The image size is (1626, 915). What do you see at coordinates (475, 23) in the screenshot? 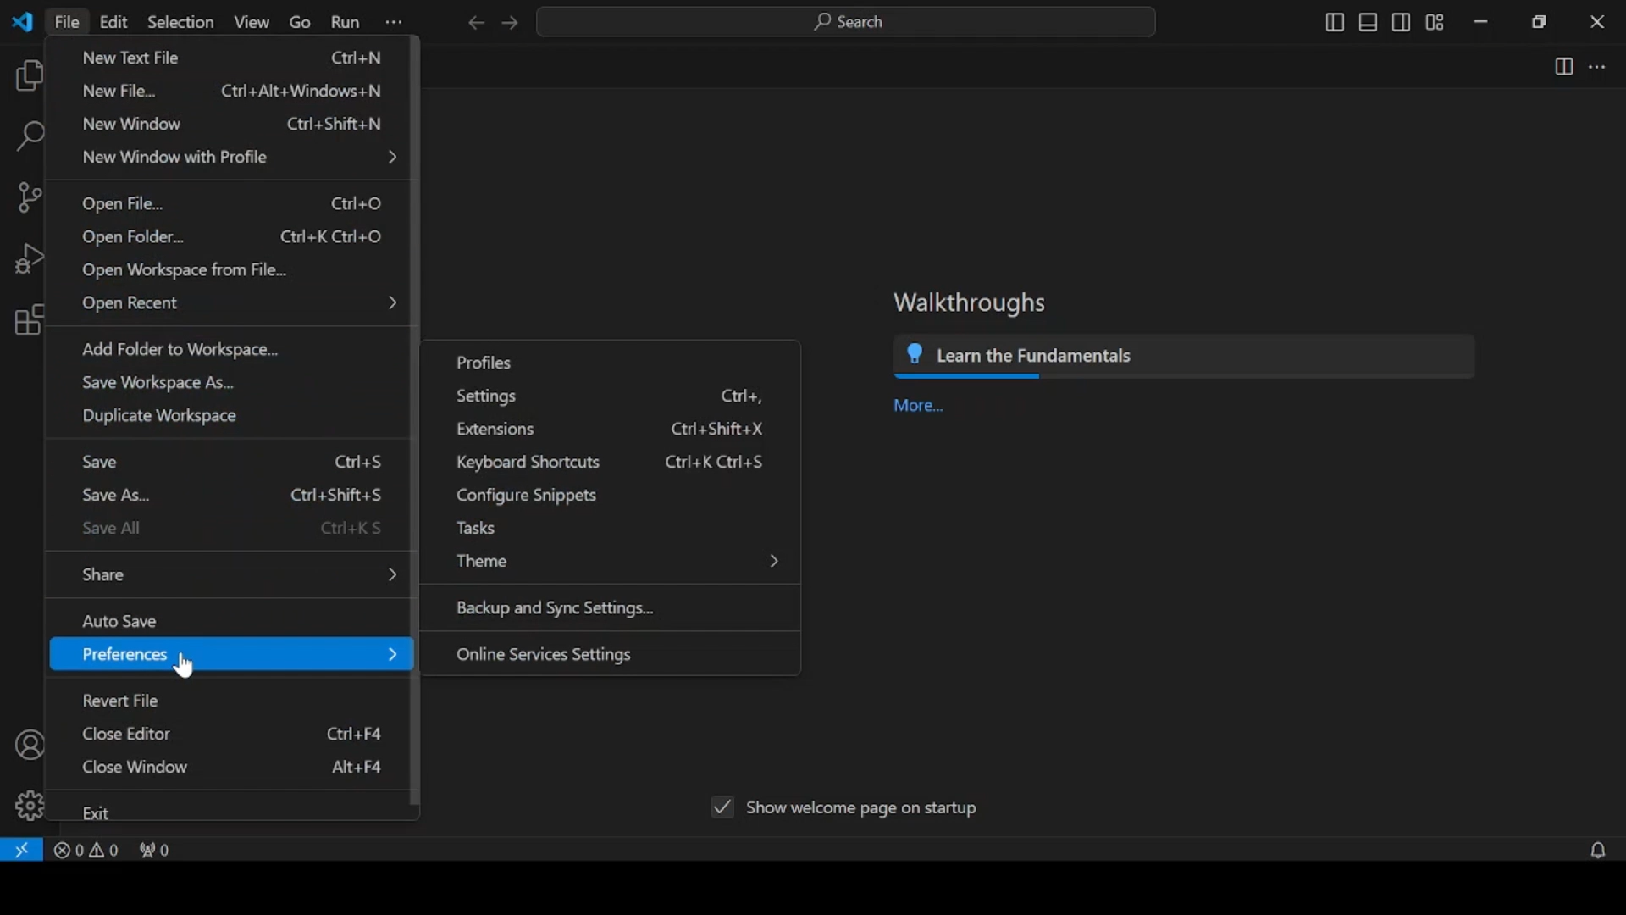
I see `previous` at bounding box center [475, 23].